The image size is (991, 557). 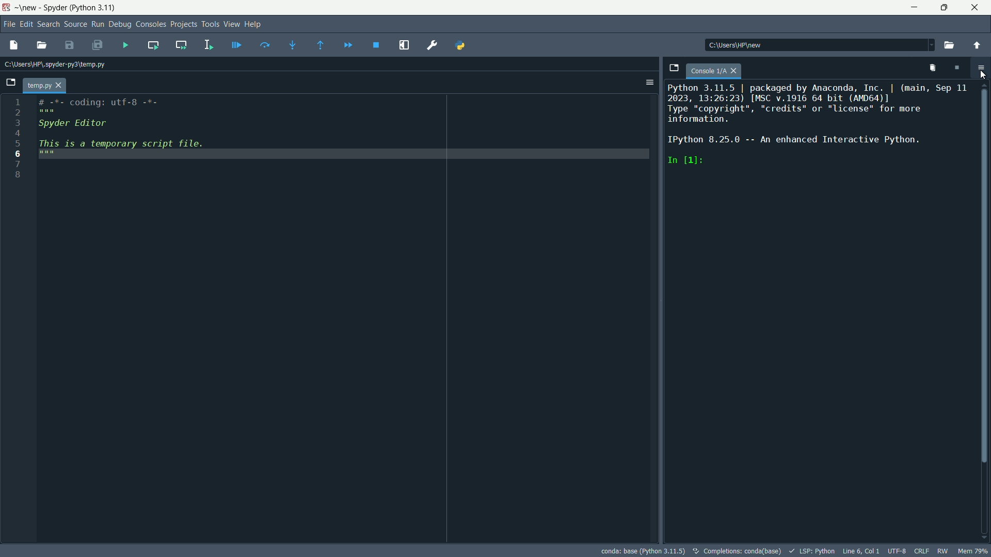 I want to click on new file , so click(x=11, y=45).